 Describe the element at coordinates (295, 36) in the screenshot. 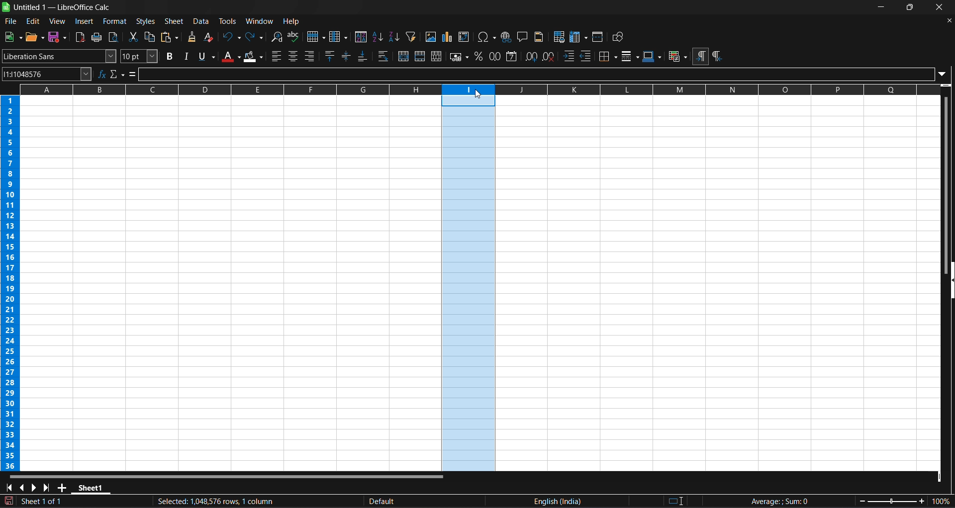

I see `spelling` at that location.